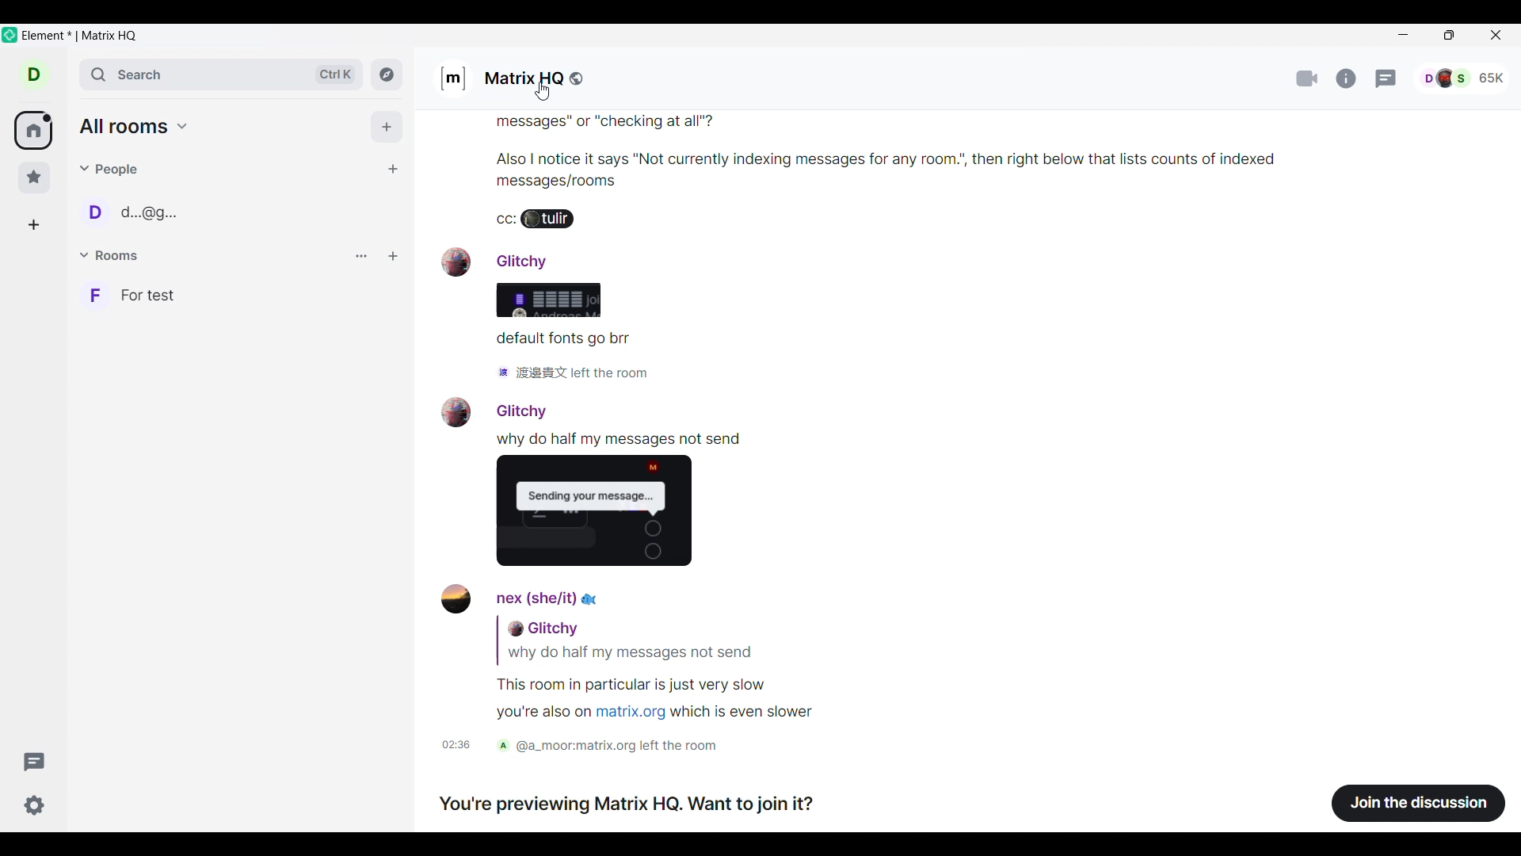  I want to click on Rooms, so click(111, 254).